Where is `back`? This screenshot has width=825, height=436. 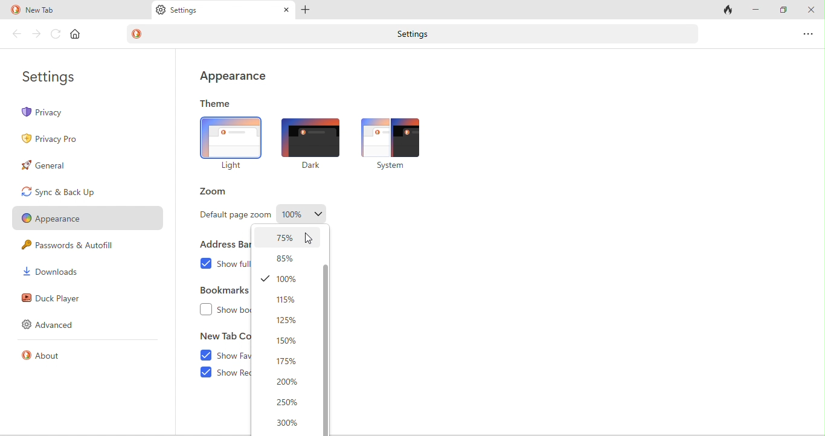 back is located at coordinates (18, 34).